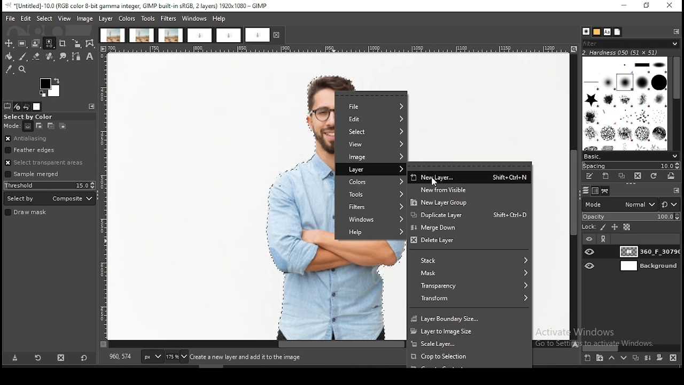 The width and height of the screenshot is (684, 385). Describe the element at coordinates (64, 57) in the screenshot. I see `smudge tool` at that location.